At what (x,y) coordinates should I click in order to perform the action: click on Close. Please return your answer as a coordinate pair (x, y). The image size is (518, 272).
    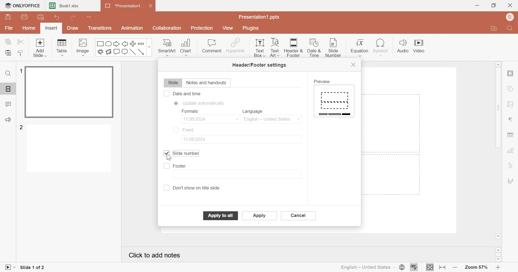
    Looking at the image, I should click on (152, 7).